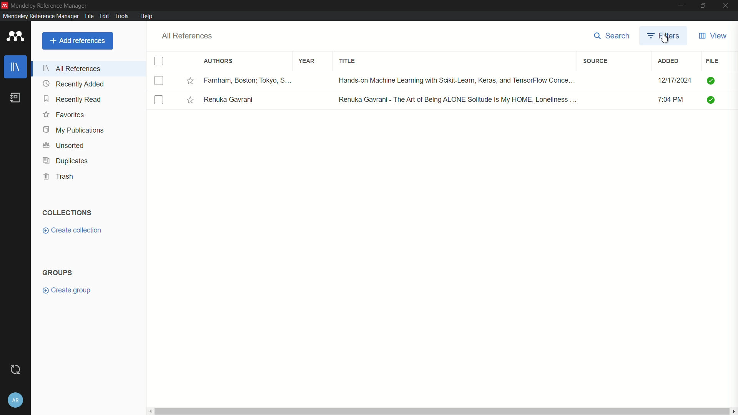 This screenshot has width=738, height=415. I want to click on unsorted, so click(63, 145).